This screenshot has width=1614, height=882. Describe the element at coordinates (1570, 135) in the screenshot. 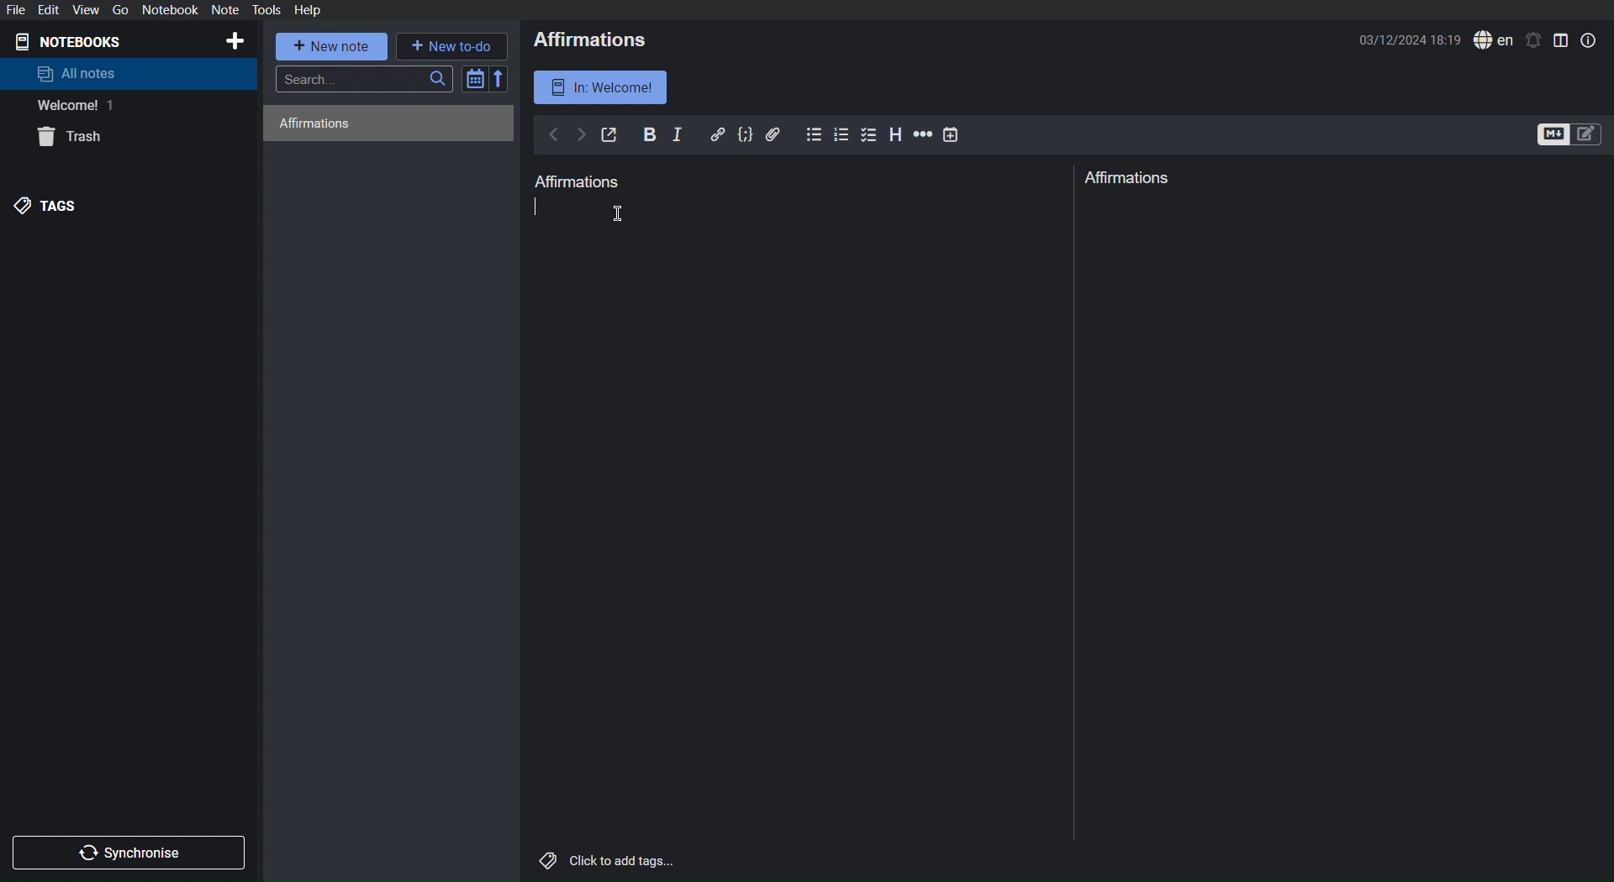

I see `Toggle editors` at that location.